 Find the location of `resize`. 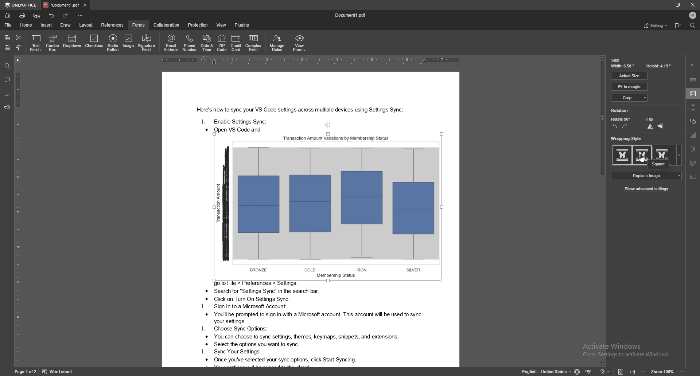

resize is located at coordinates (678, 5).